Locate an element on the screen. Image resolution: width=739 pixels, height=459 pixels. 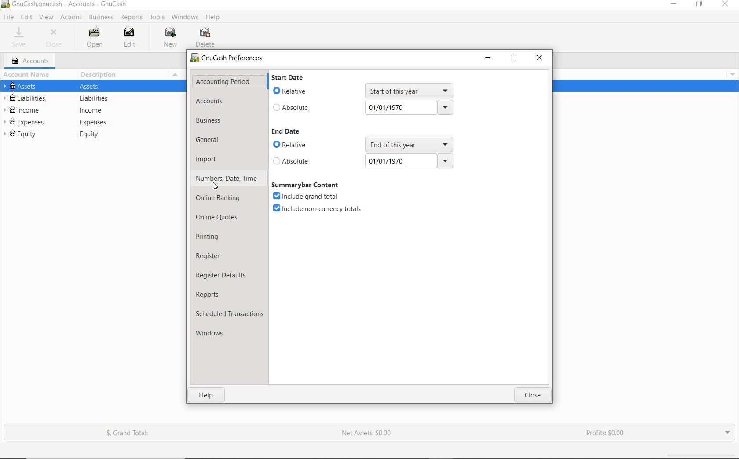
FILE is located at coordinates (9, 17).